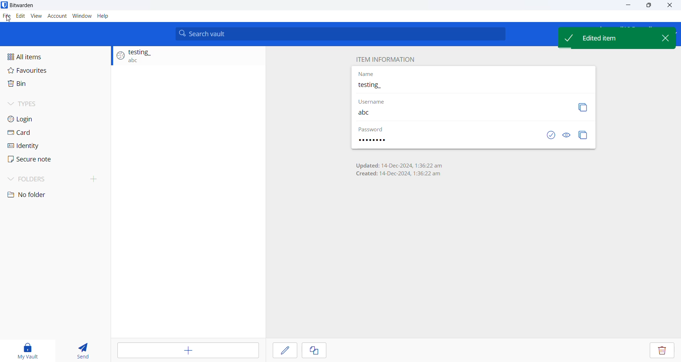 The image size is (681, 362). What do you see at coordinates (457, 113) in the screenshot?
I see `Username` at bounding box center [457, 113].